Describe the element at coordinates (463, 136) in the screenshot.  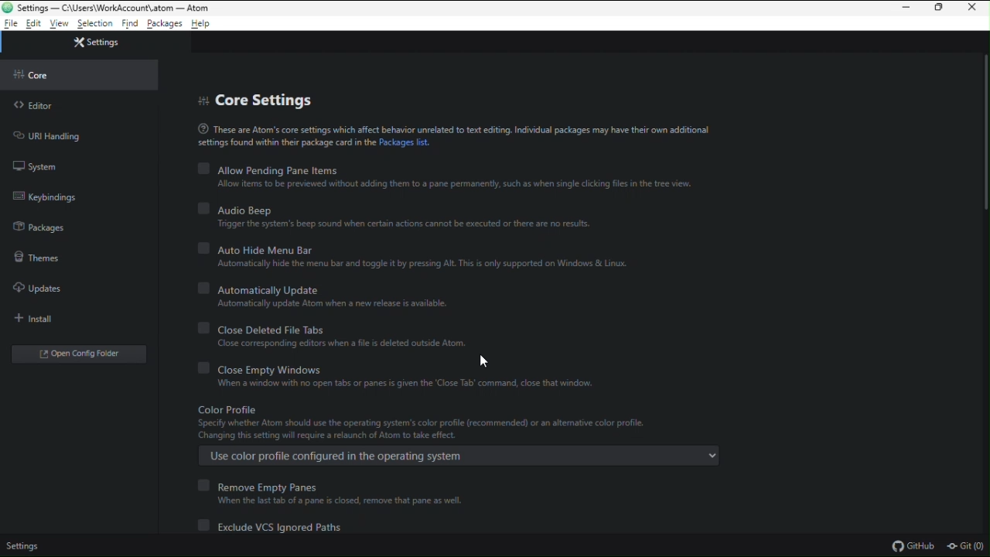
I see `Text` at that location.